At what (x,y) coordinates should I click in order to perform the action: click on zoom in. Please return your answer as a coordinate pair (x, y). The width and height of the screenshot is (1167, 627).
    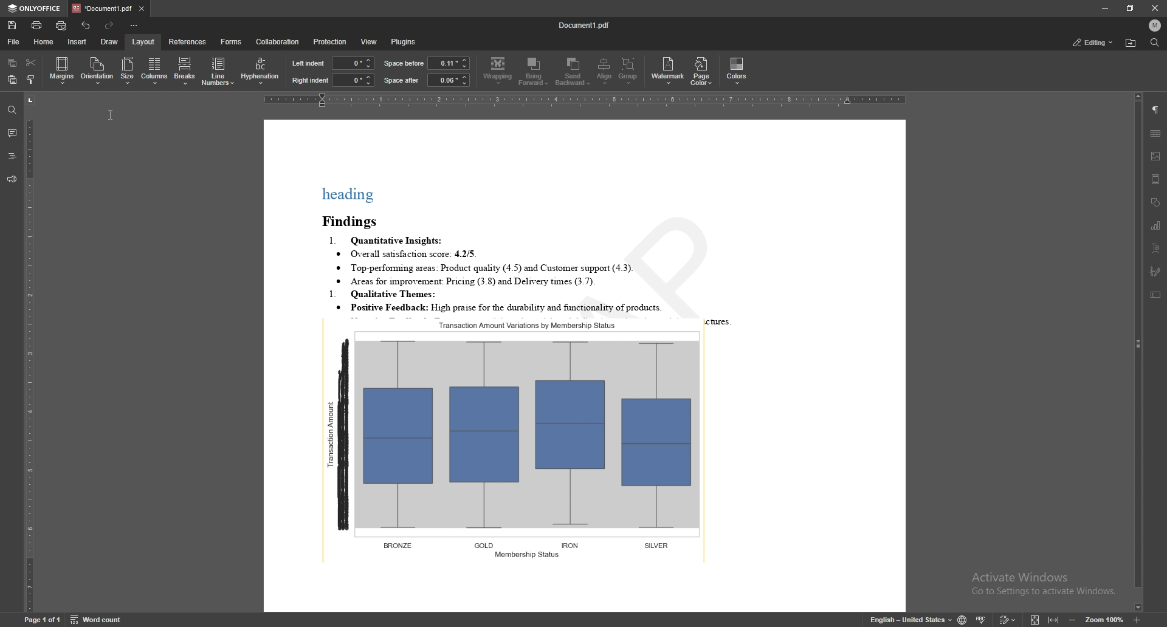
    Looking at the image, I should click on (1137, 620).